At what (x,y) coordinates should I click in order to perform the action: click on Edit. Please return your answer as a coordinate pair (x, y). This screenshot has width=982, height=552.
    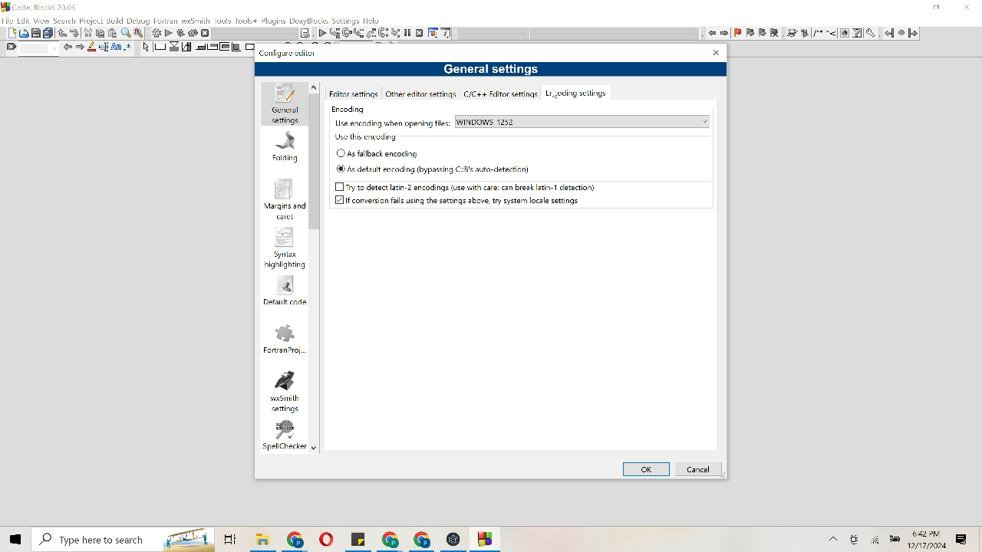
    Looking at the image, I should click on (24, 21).